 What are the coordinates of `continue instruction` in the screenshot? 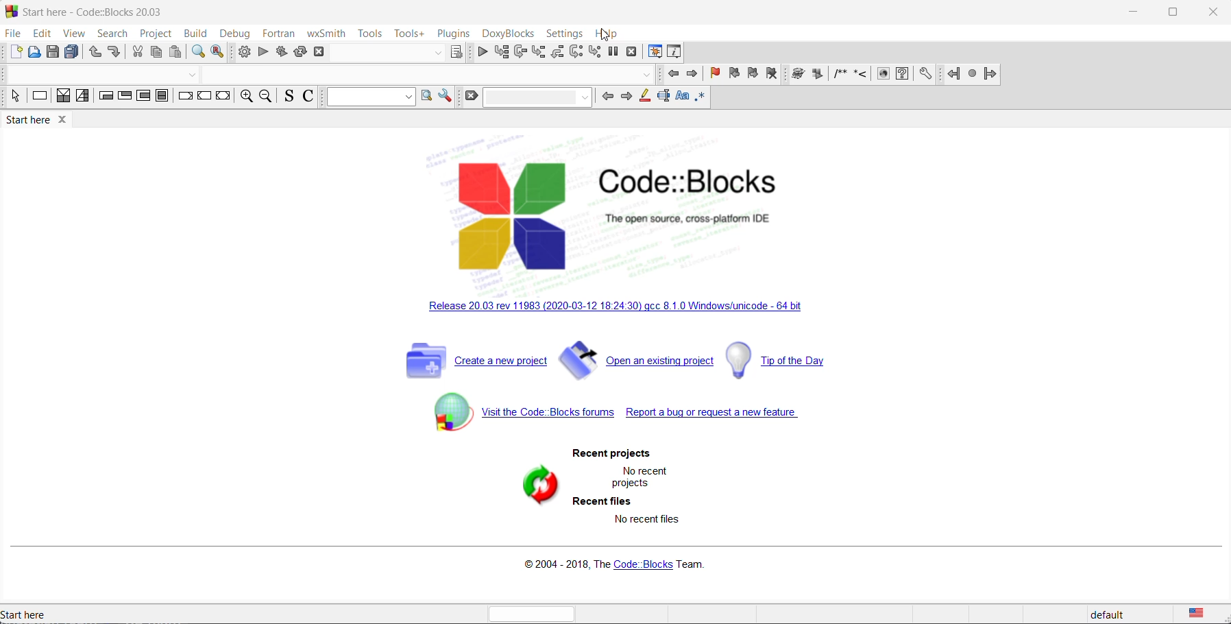 It's located at (204, 97).